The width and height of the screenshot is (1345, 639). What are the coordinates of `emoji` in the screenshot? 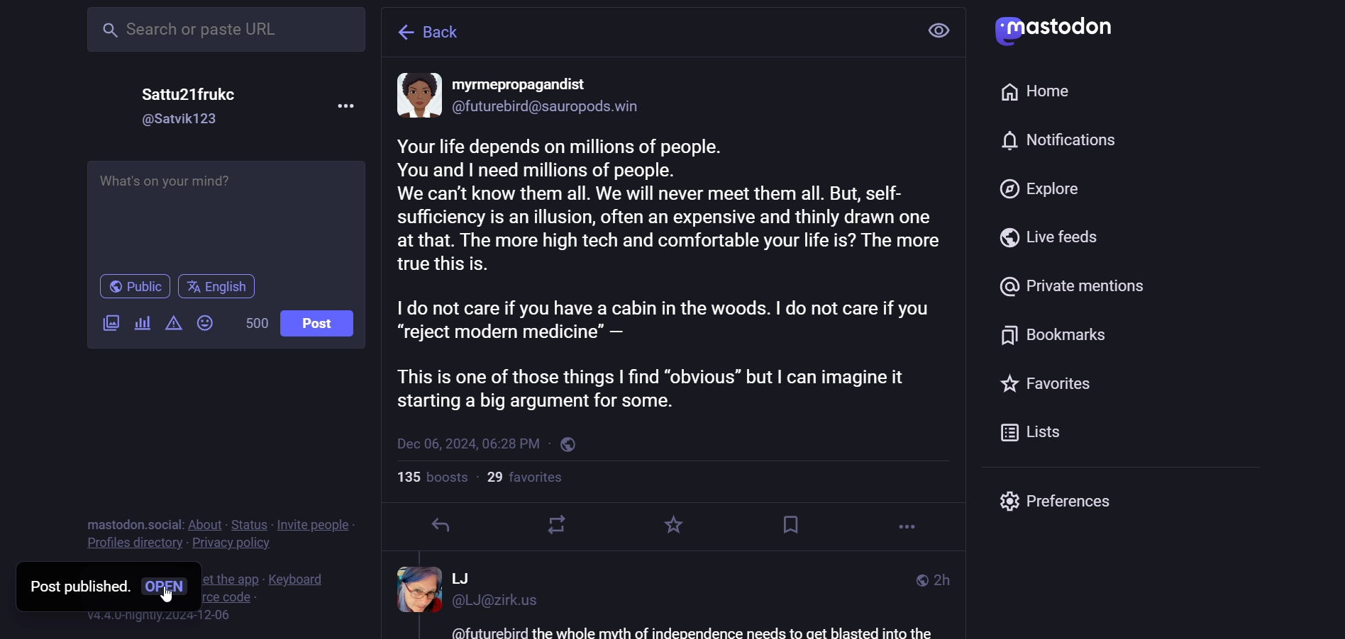 It's located at (204, 322).